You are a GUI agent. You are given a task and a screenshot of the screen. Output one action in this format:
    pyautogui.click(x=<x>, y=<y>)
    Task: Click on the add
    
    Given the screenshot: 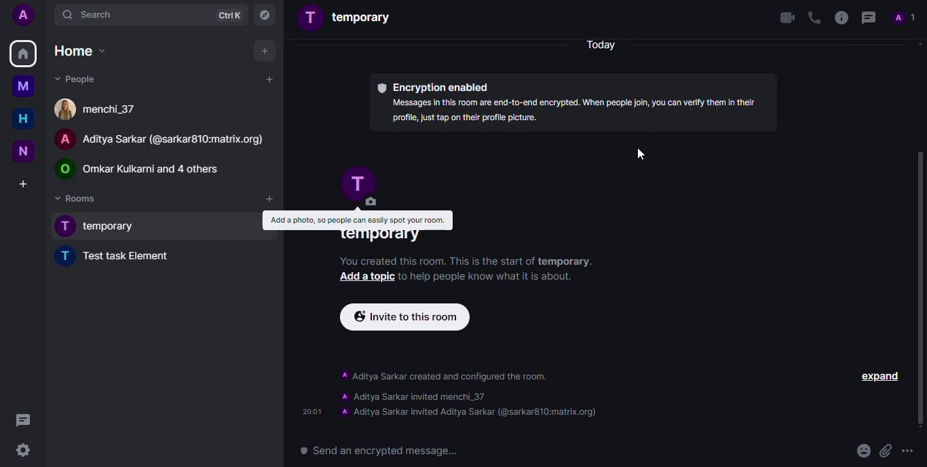 What is the action you would take?
    pyautogui.click(x=269, y=79)
    